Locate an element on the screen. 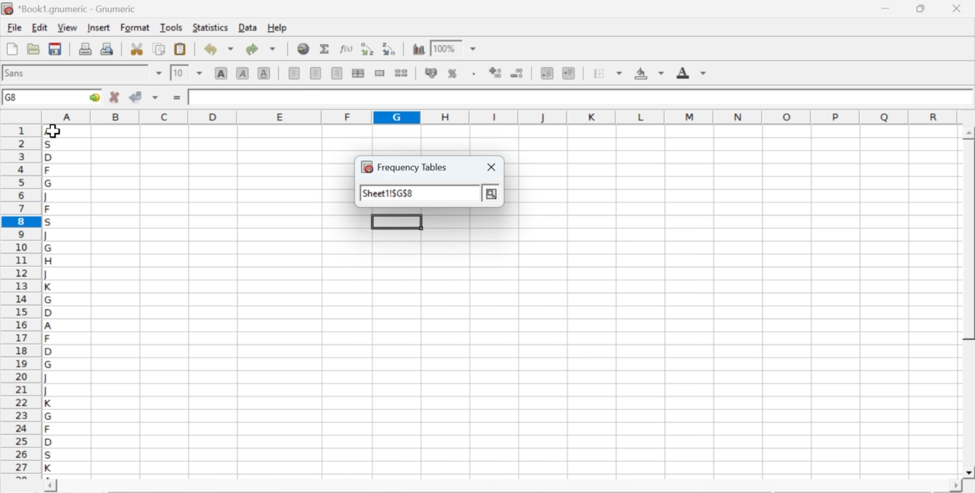  redo is located at coordinates (261, 49).